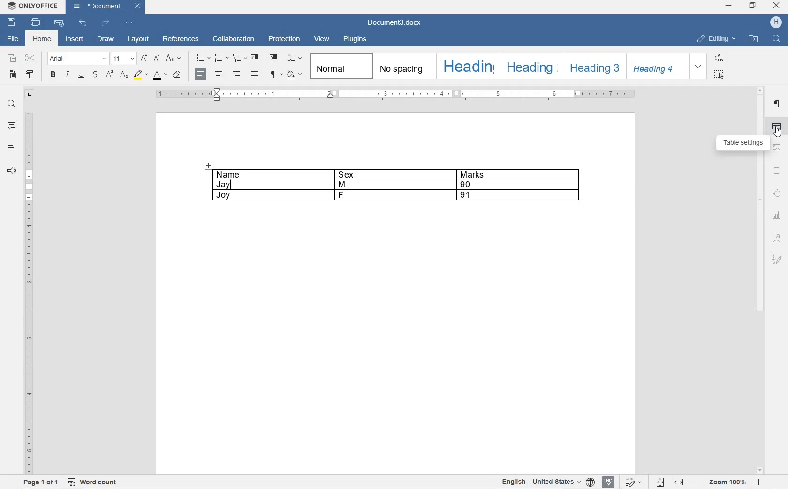 The width and height of the screenshot is (788, 489). What do you see at coordinates (356, 39) in the screenshot?
I see `PLUGINS` at bounding box center [356, 39].